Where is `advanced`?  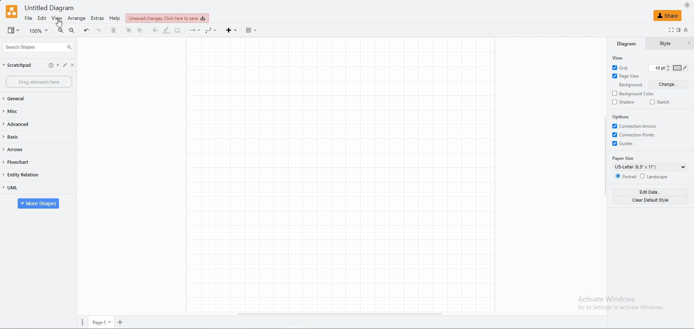 advanced is located at coordinates (21, 124).